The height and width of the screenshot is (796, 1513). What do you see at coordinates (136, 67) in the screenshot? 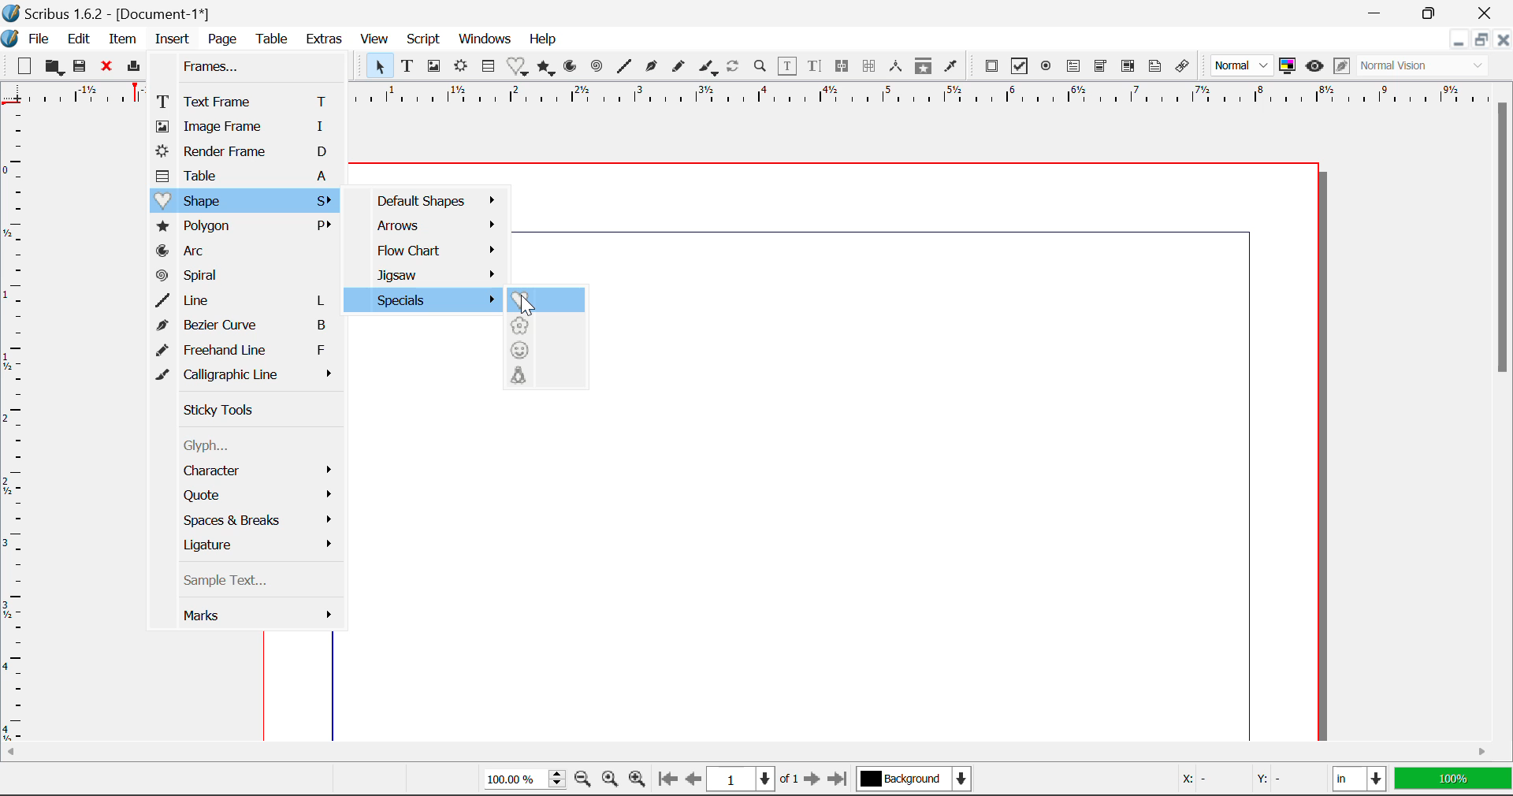
I see `Print` at bounding box center [136, 67].